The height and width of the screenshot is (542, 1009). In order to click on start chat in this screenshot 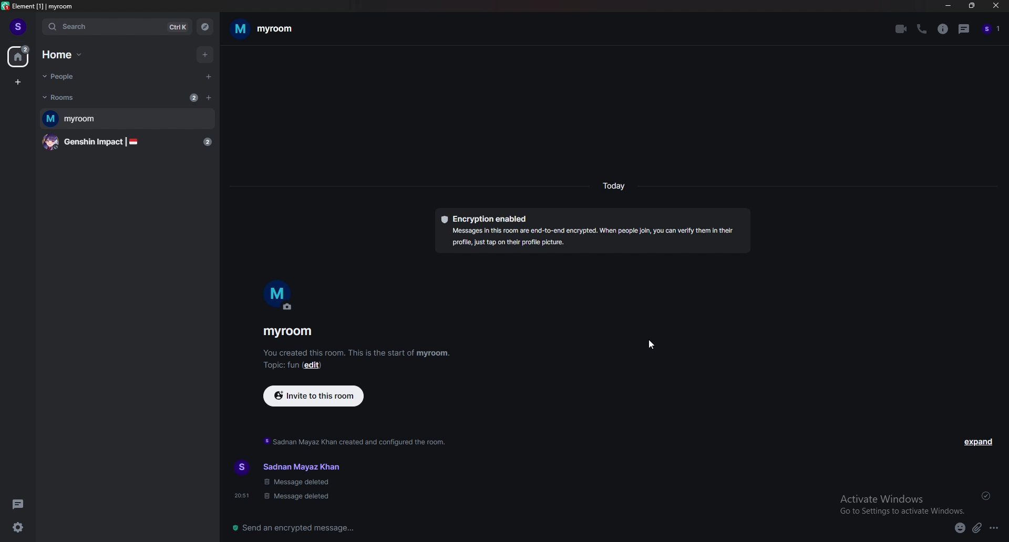, I will do `click(208, 77)`.